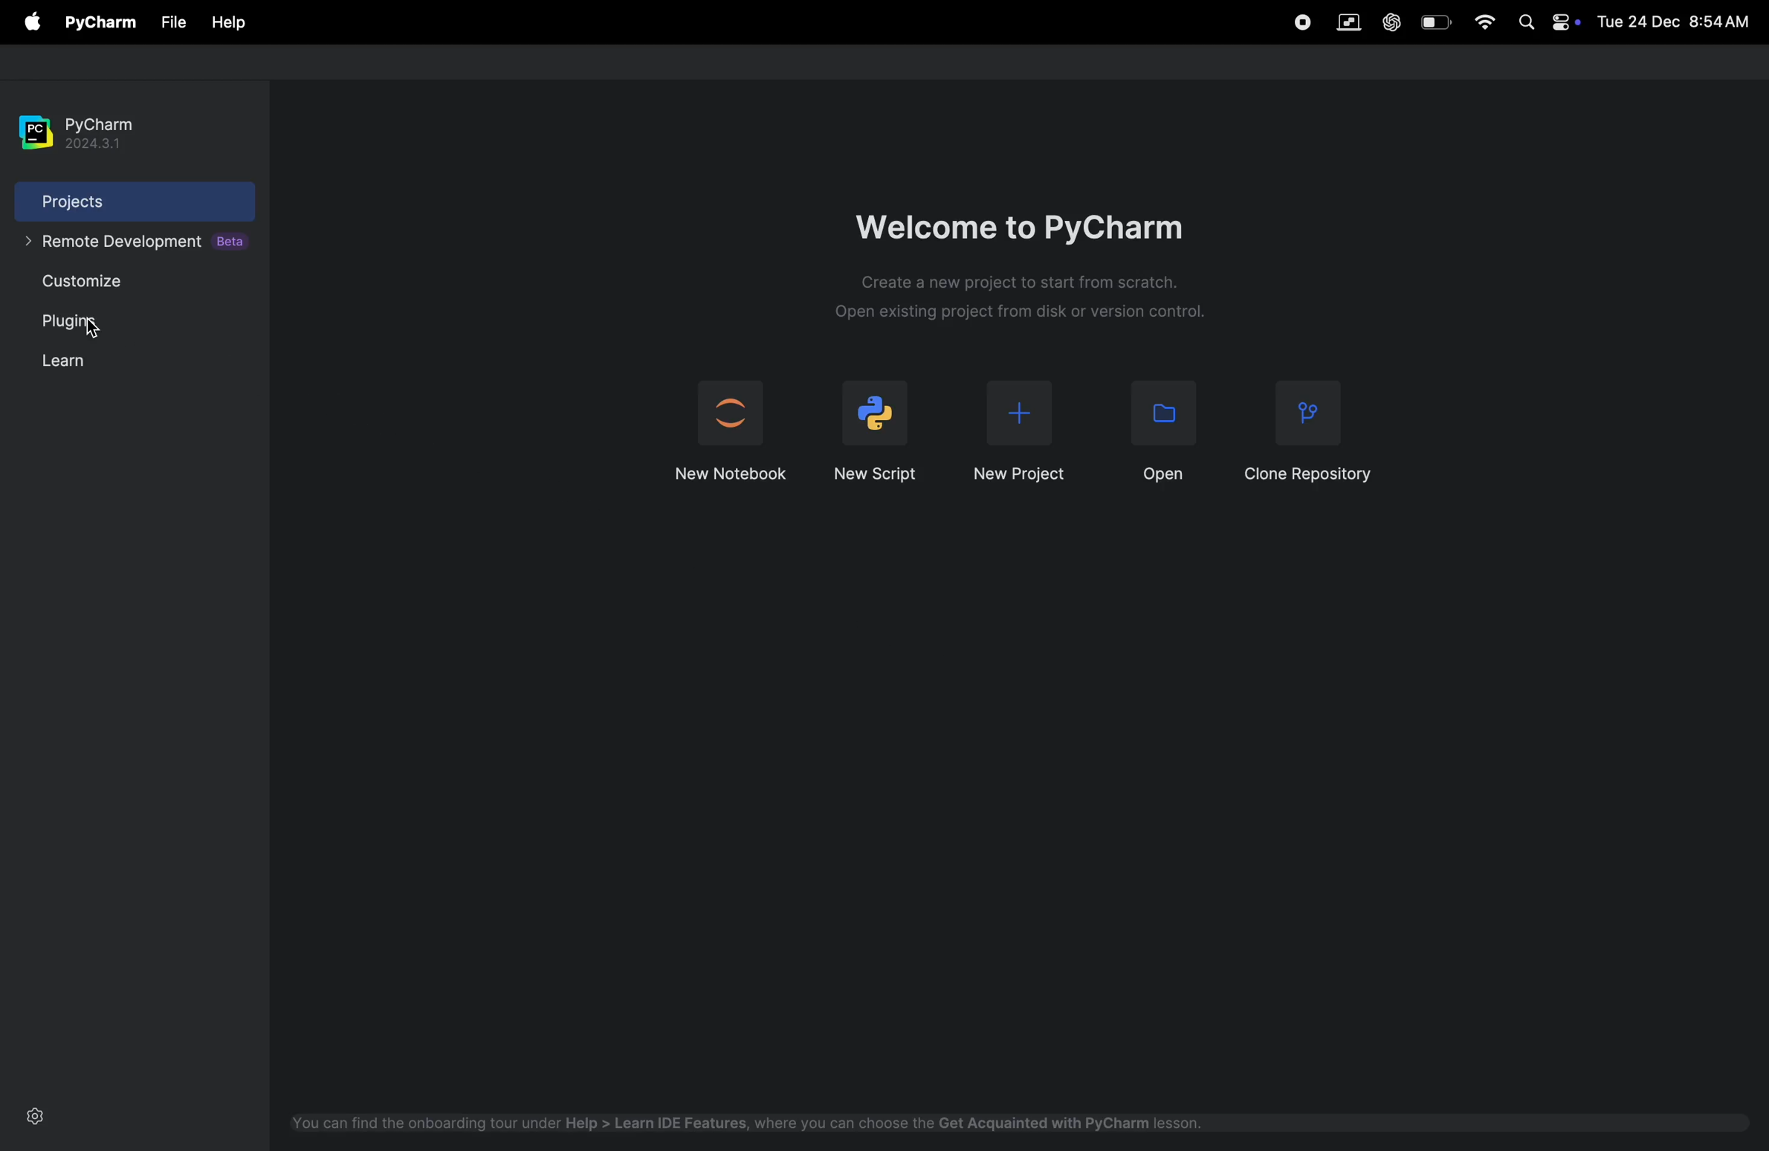 This screenshot has width=1769, height=1151. What do you see at coordinates (1430, 20) in the screenshot?
I see `battery` at bounding box center [1430, 20].